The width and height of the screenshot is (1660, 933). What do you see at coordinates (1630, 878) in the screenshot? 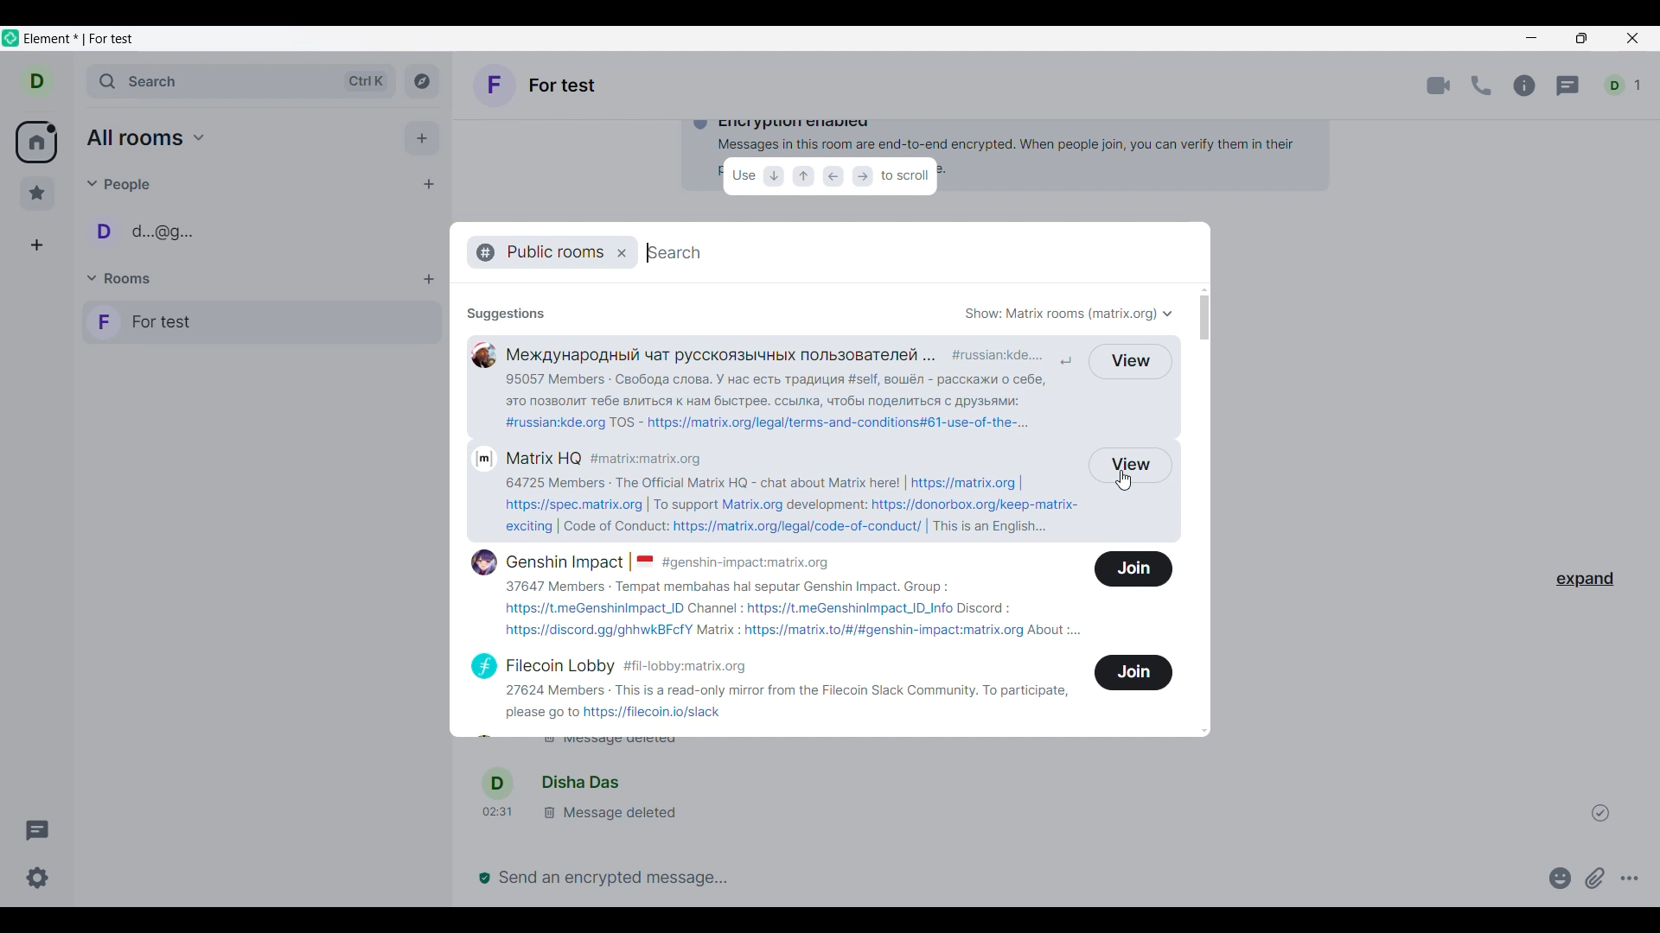
I see `More options` at bounding box center [1630, 878].